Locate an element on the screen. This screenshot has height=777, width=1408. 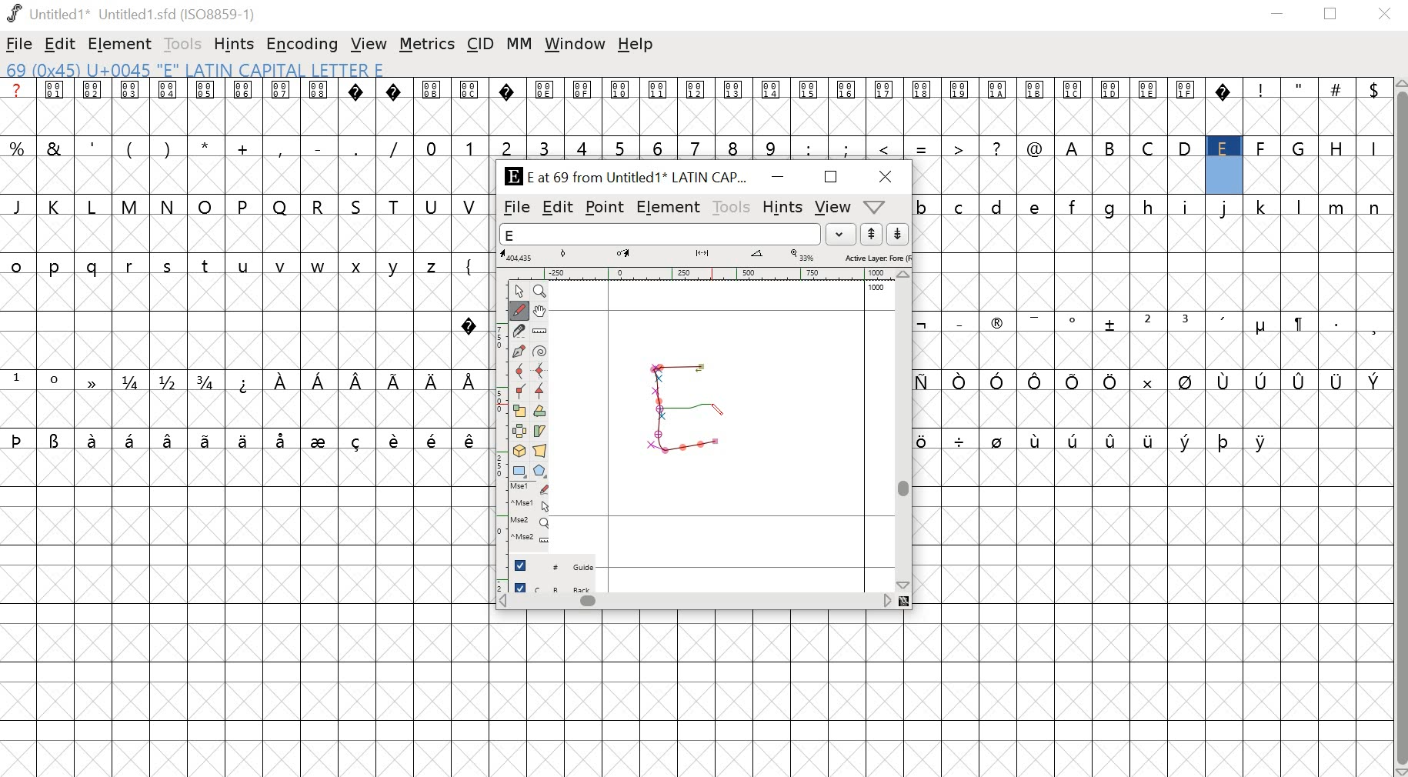
guide layer is located at coordinates (553, 569).